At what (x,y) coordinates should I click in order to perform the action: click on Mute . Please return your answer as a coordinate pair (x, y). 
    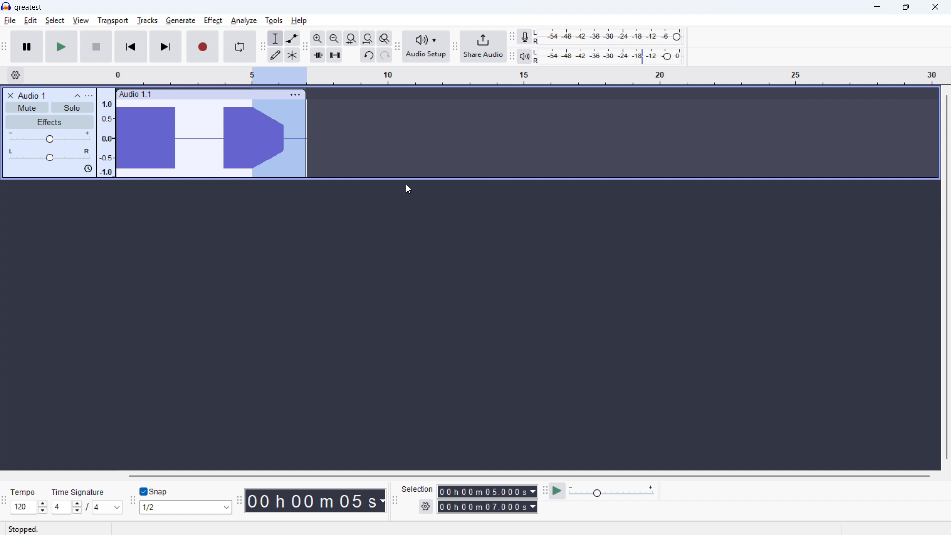
    Looking at the image, I should click on (27, 107).